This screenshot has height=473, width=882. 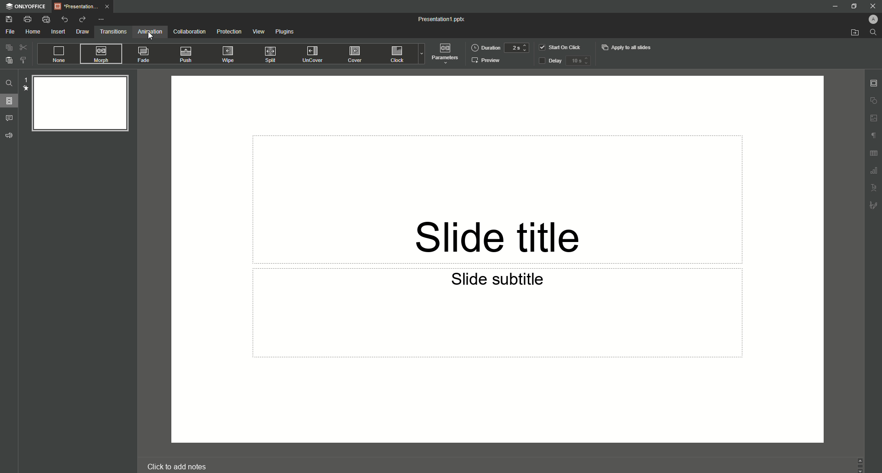 I want to click on Apply to all slides, so click(x=628, y=46).